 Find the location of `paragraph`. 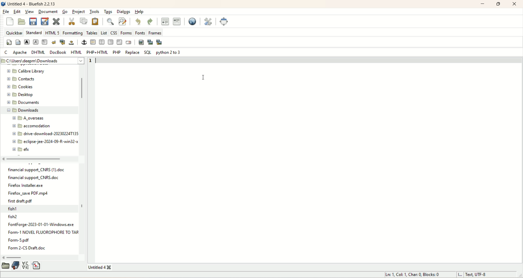

paragraph is located at coordinates (45, 42).